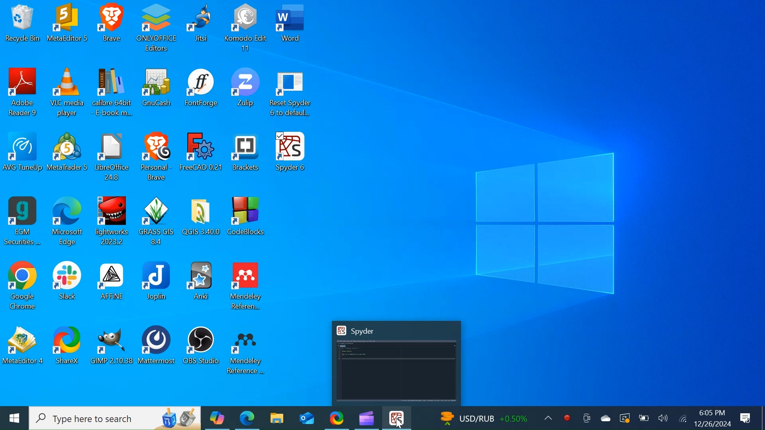  Describe the element at coordinates (712, 424) in the screenshot. I see `Date` at that location.